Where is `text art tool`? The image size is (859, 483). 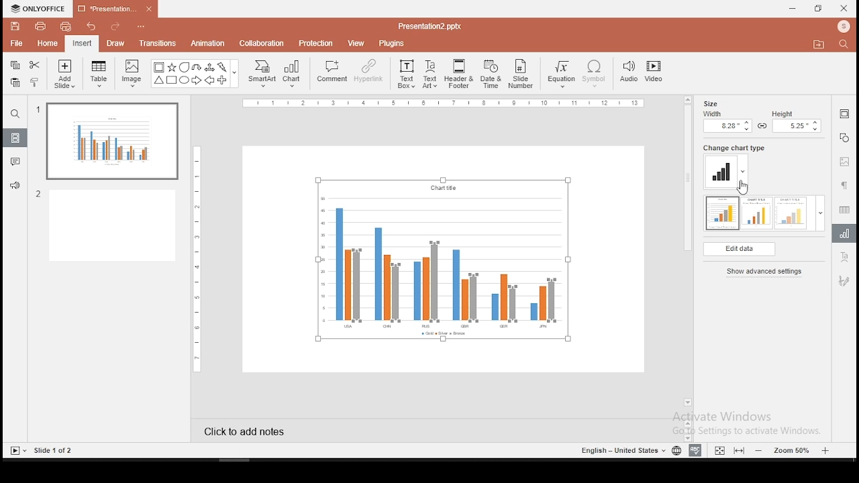 text art tool is located at coordinates (844, 256).